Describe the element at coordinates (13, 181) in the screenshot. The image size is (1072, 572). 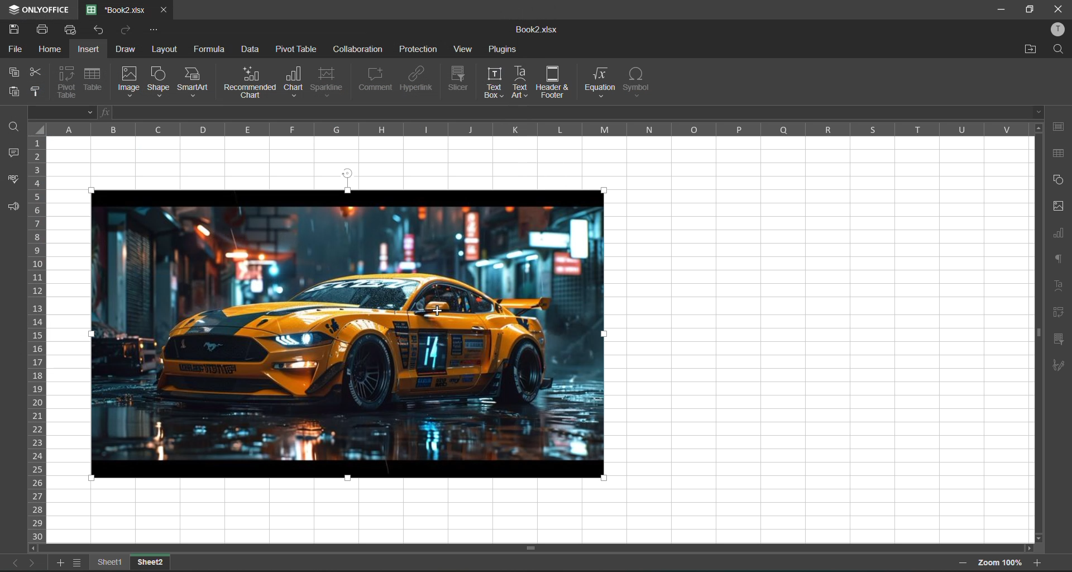
I see `spellcheck` at that location.